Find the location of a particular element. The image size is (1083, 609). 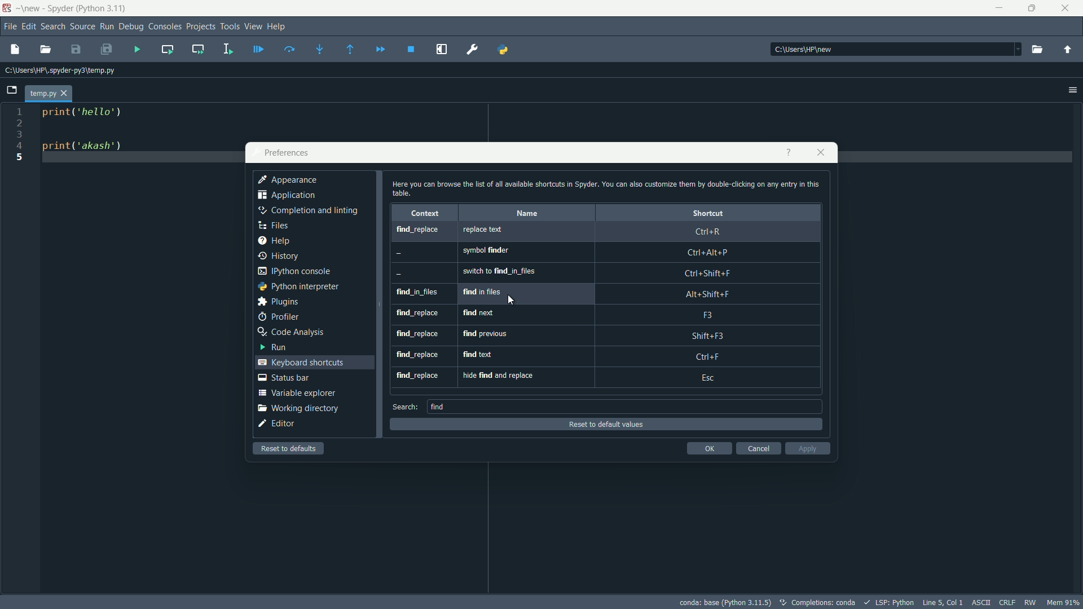

python interpreter is located at coordinates (301, 286).